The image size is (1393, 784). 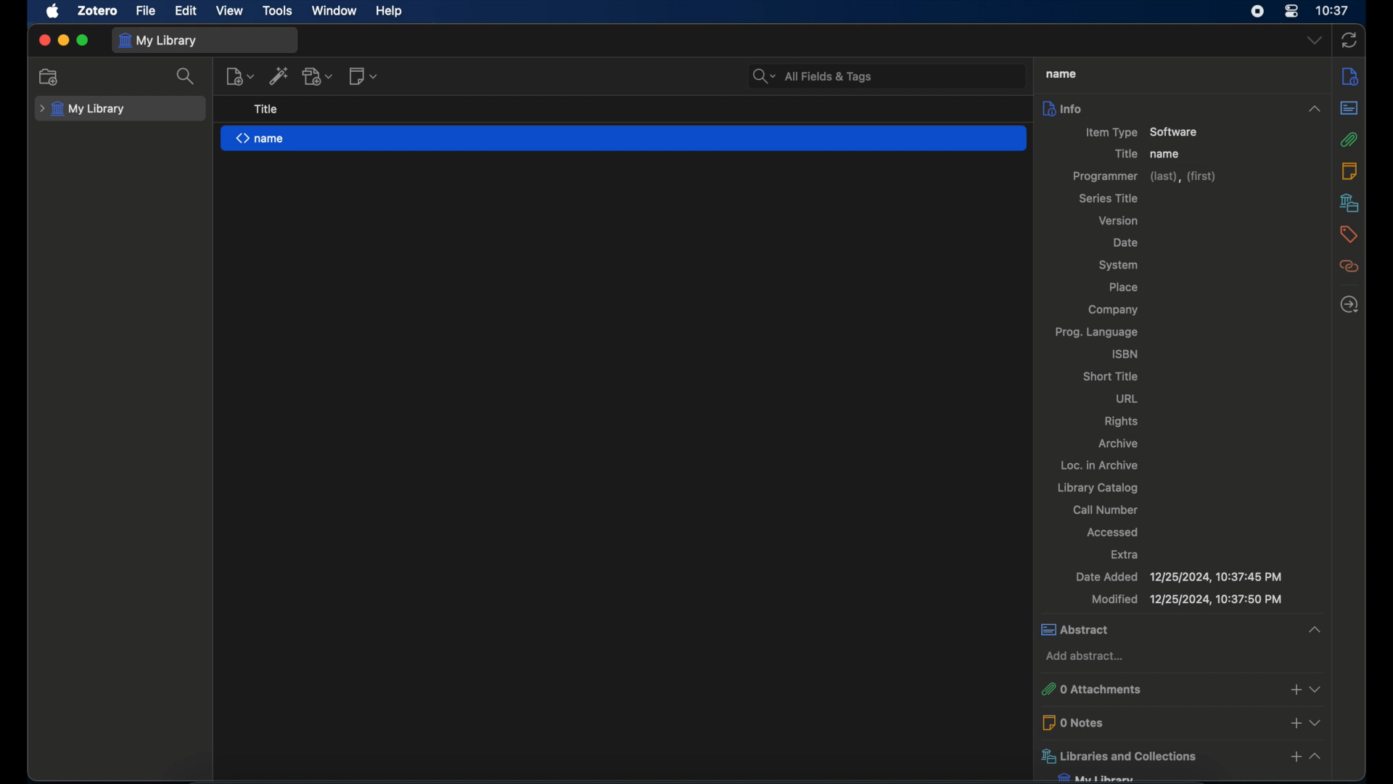 What do you see at coordinates (623, 139) in the screenshot?
I see `name` at bounding box center [623, 139].